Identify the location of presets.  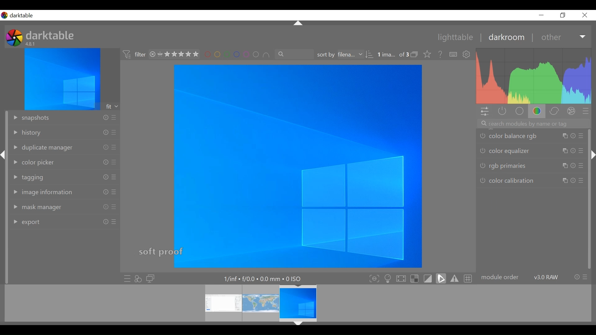
(581, 165).